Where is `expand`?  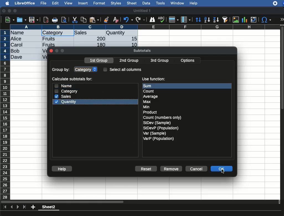 expand is located at coordinates (282, 19).